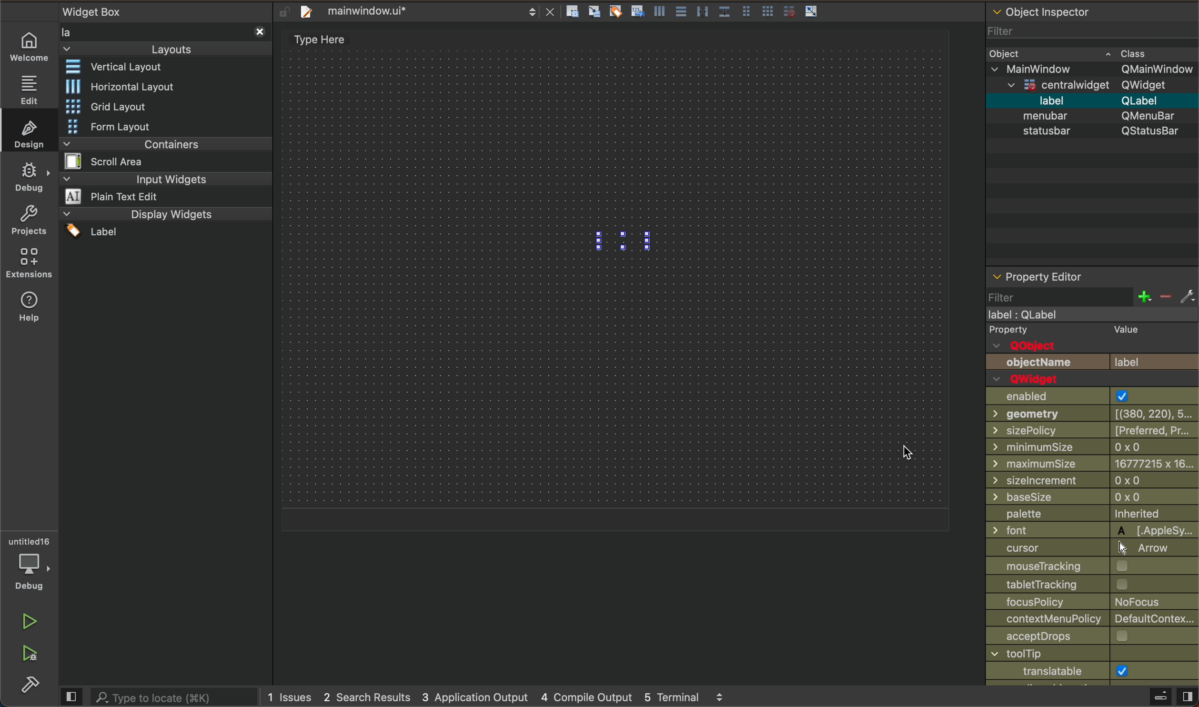  What do you see at coordinates (123, 68) in the screenshot?
I see `vertical layout` at bounding box center [123, 68].